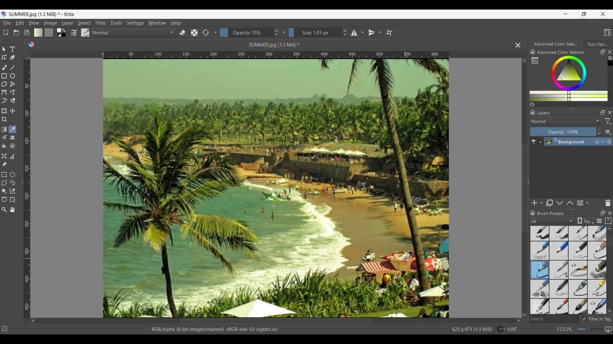 The width and height of the screenshot is (613, 344). I want to click on Rectangle tool, so click(4, 76).